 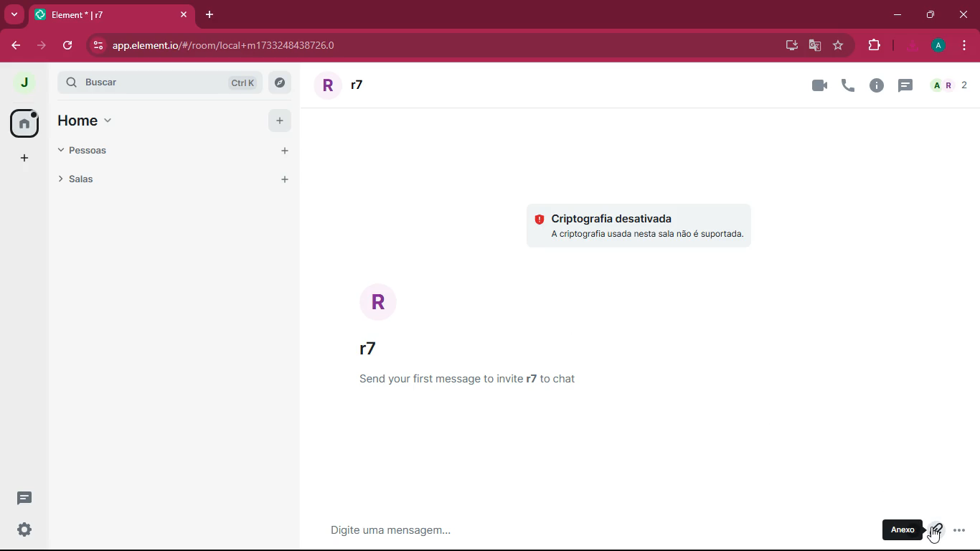 I want to click on send your first message to invite r7 to chat, so click(x=479, y=380).